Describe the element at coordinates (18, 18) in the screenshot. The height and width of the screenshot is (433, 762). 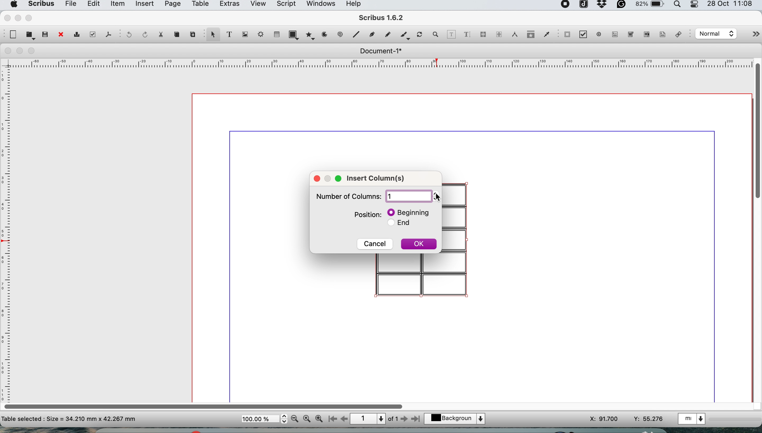
I see `minimise` at that location.